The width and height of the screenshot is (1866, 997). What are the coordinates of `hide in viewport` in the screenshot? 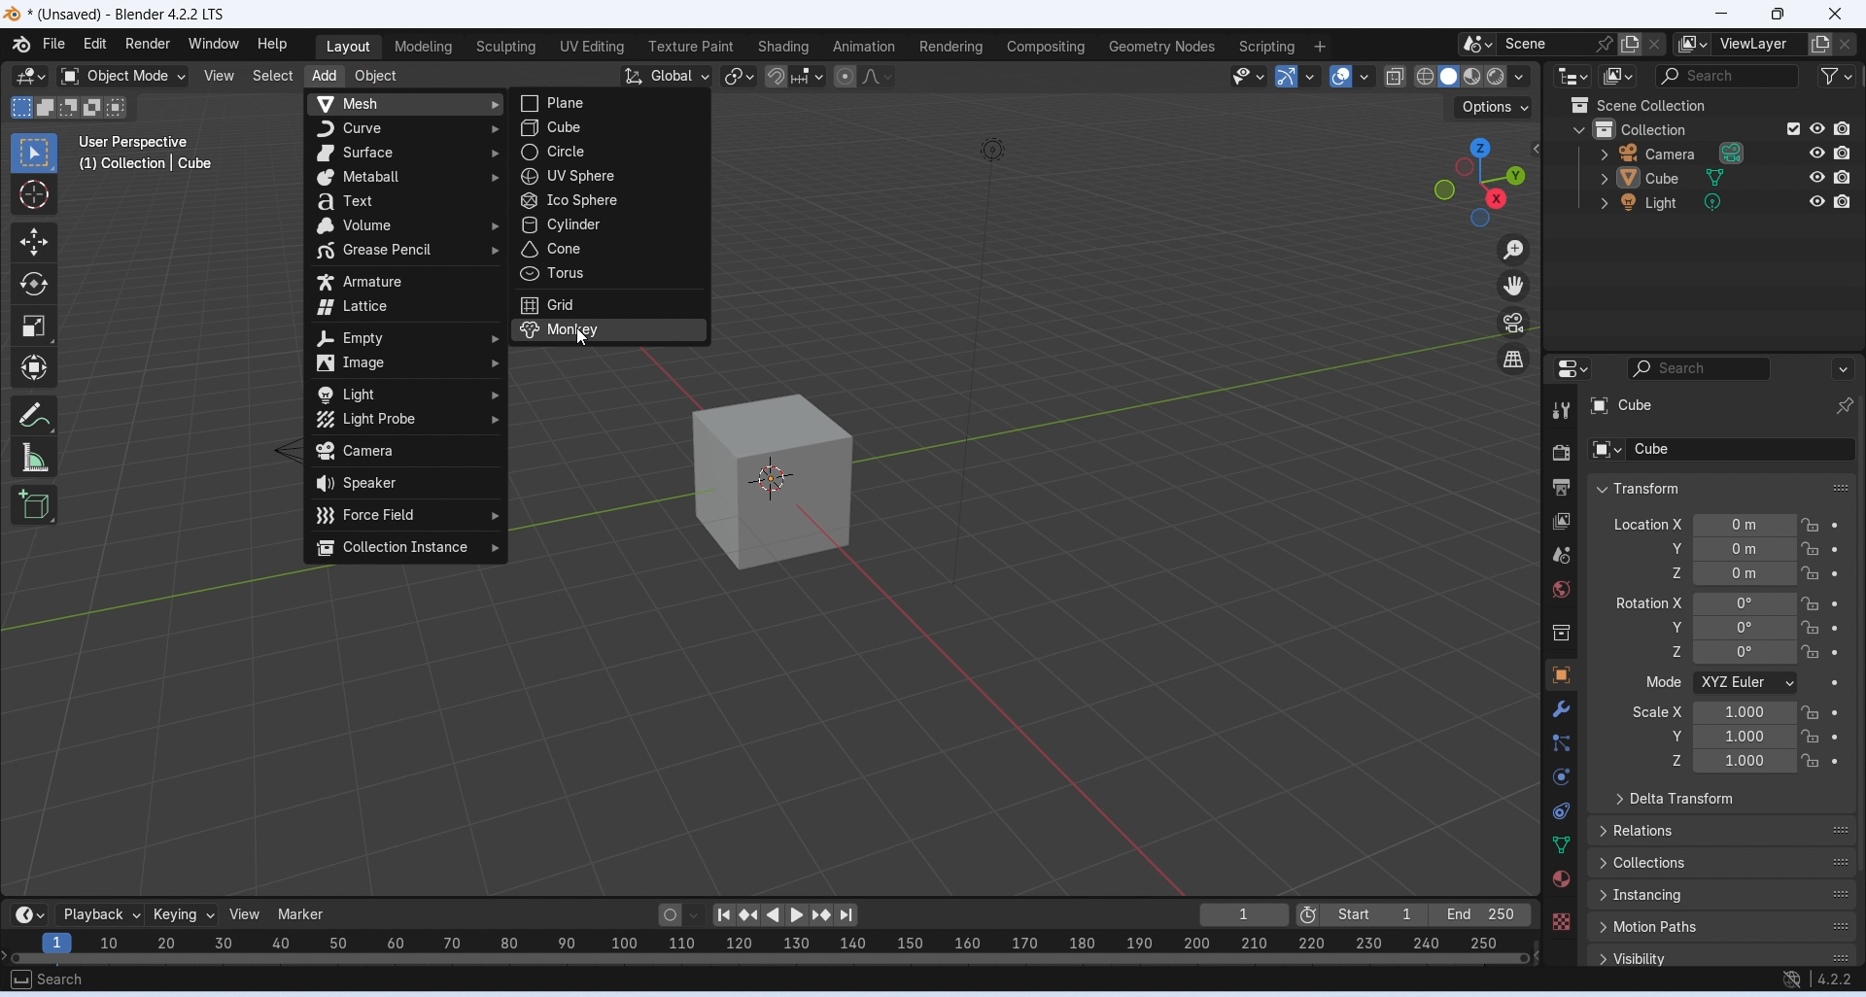 It's located at (1817, 128).